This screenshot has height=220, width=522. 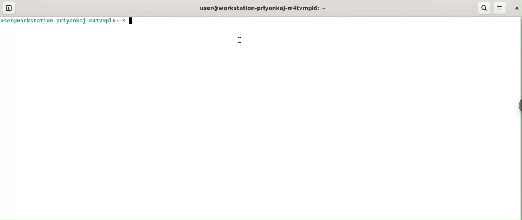 What do you see at coordinates (485, 8) in the screenshot?
I see `search` at bounding box center [485, 8].